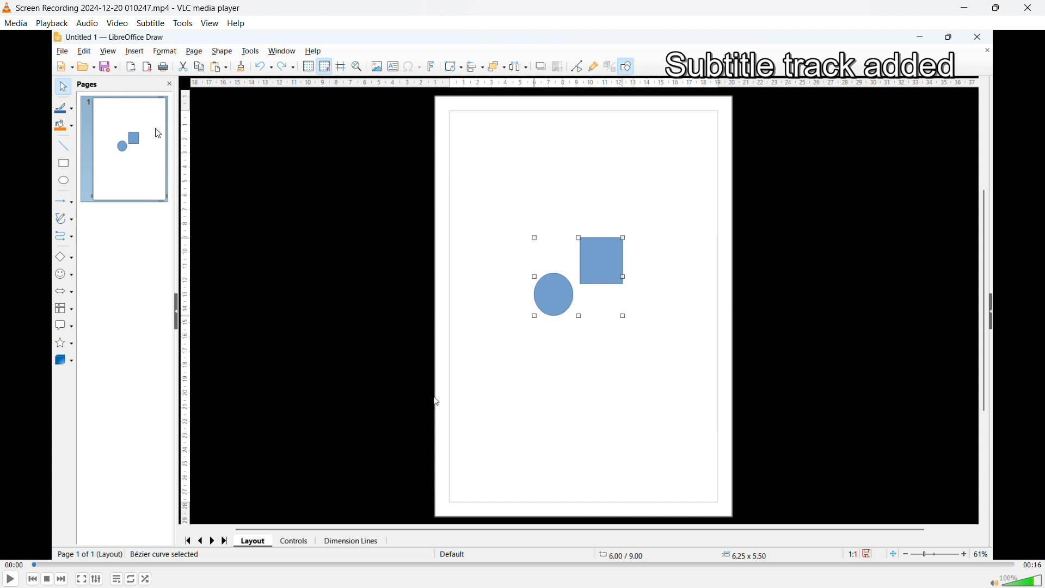  What do you see at coordinates (353, 541) in the screenshot?
I see `dimension lines` at bounding box center [353, 541].